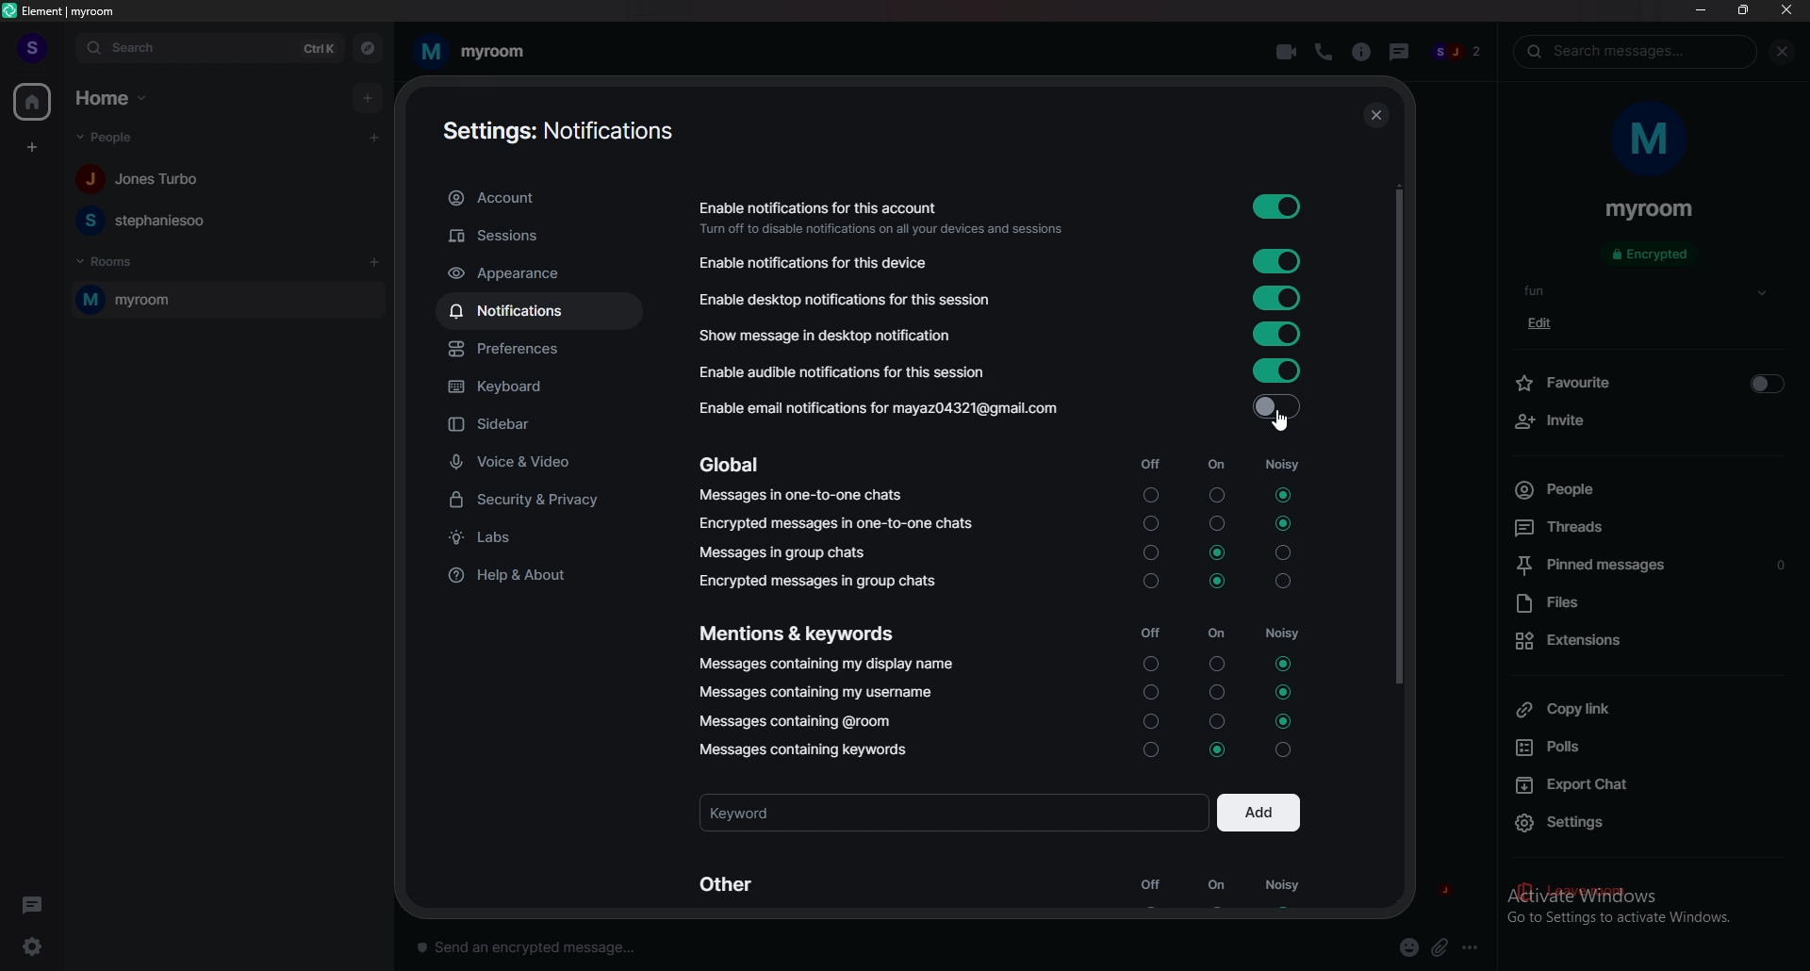 This screenshot has width=1810, height=971. I want to click on messages containing my display name, so click(825, 665).